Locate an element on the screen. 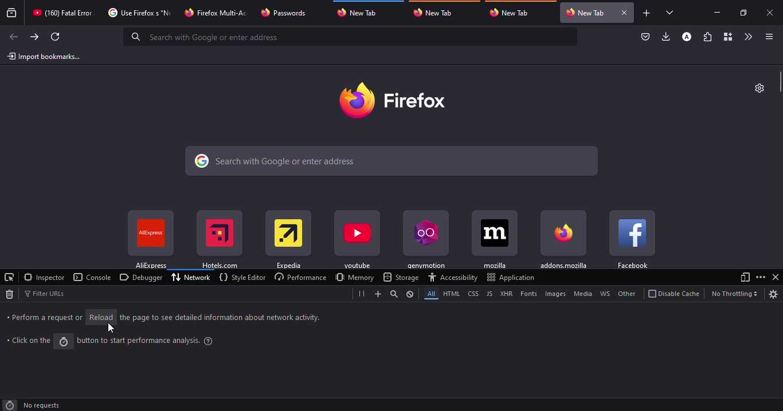  info is located at coordinates (45, 318).